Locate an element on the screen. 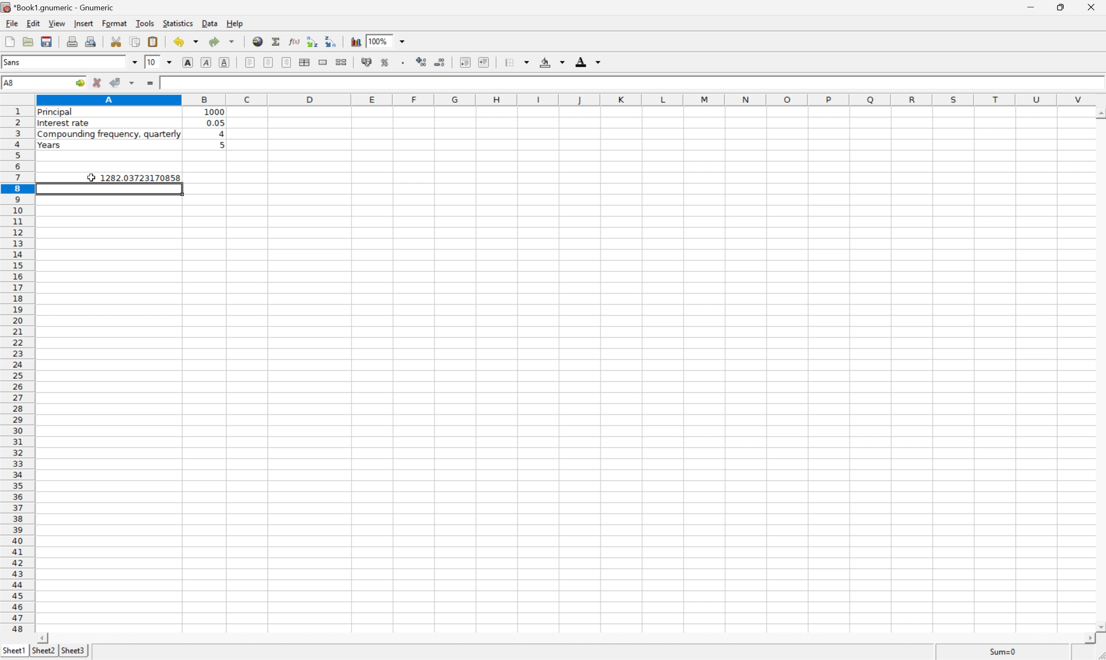 This screenshot has height=660, width=1106. copy is located at coordinates (135, 41).